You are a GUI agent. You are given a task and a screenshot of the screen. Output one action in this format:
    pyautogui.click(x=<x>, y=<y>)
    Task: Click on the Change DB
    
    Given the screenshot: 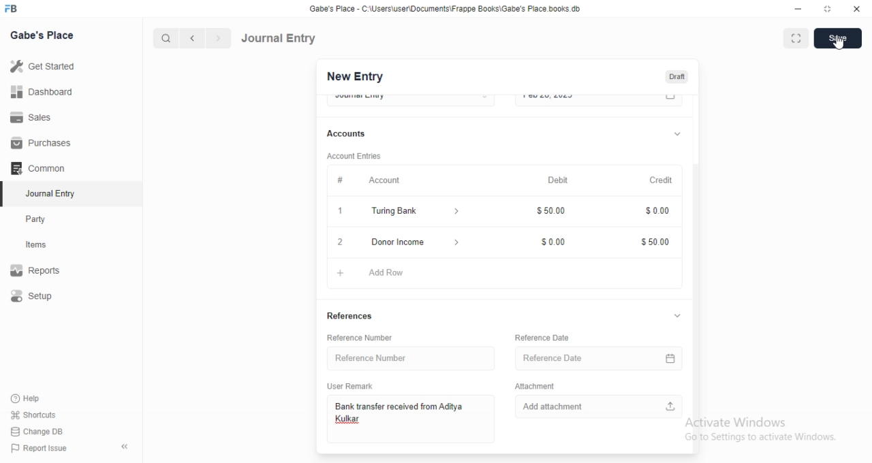 What is the action you would take?
    pyautogui.click(x=41, y=431)
    